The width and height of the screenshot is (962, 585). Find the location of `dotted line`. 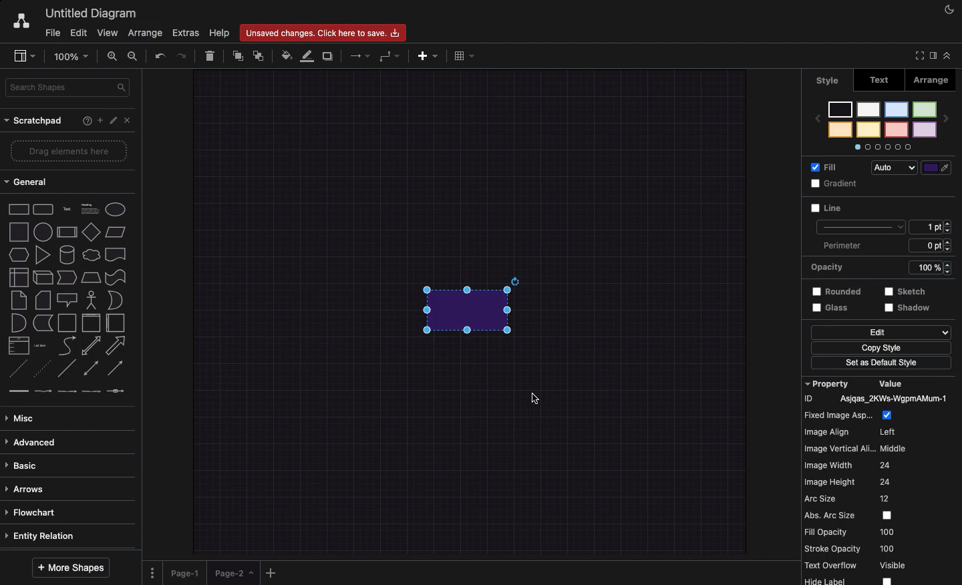

dotted line is located at coordinates (44, 370).